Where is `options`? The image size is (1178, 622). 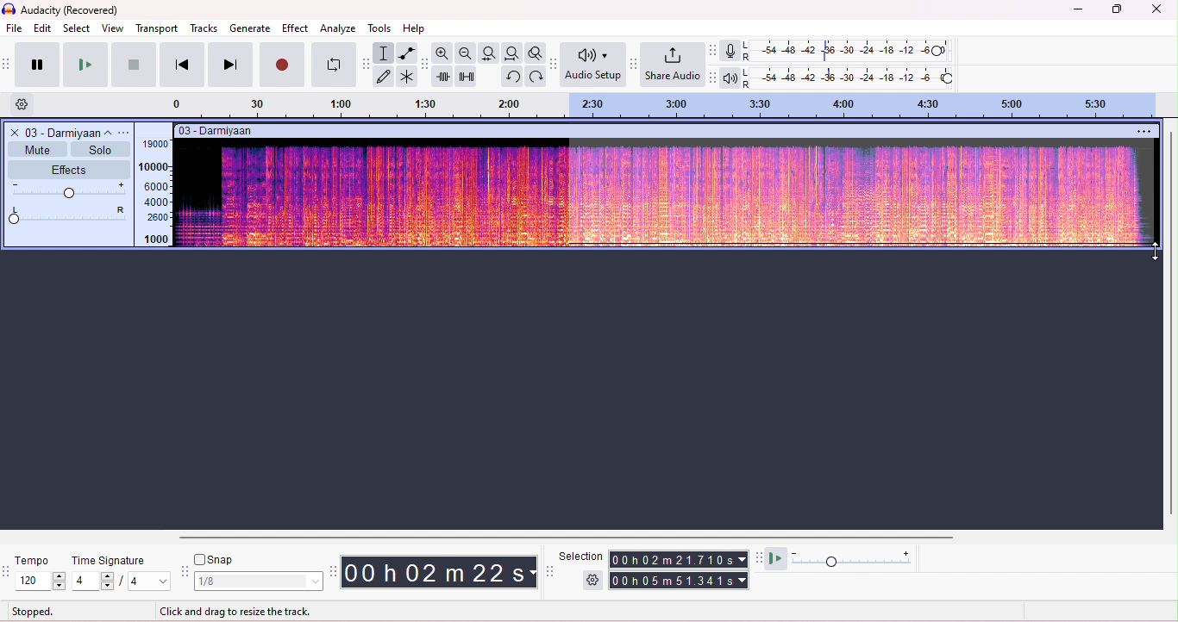 options is located at coordinates (127, 132).